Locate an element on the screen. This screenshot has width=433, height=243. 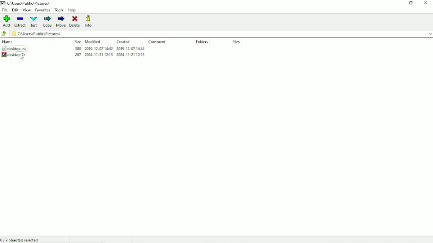
Folders is located at coordinates (202, 42).